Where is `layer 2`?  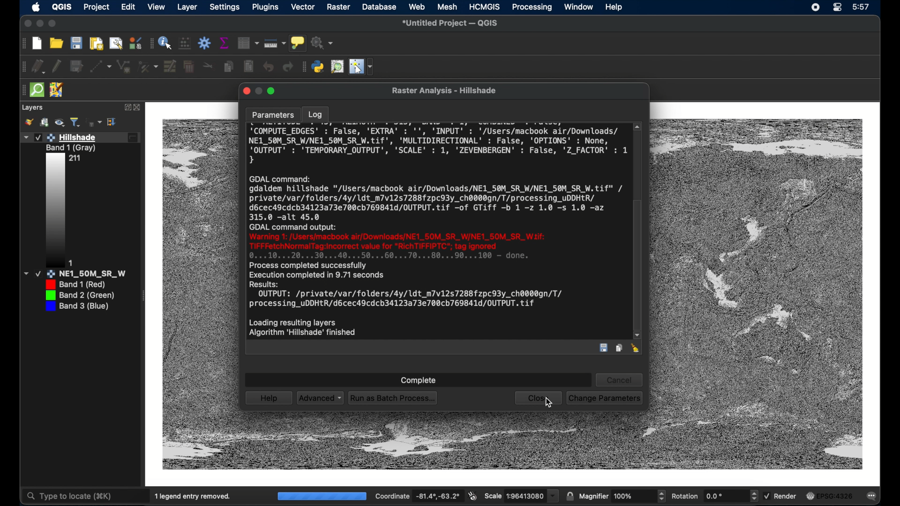 layer 2 is located at coordinates (80, 296).